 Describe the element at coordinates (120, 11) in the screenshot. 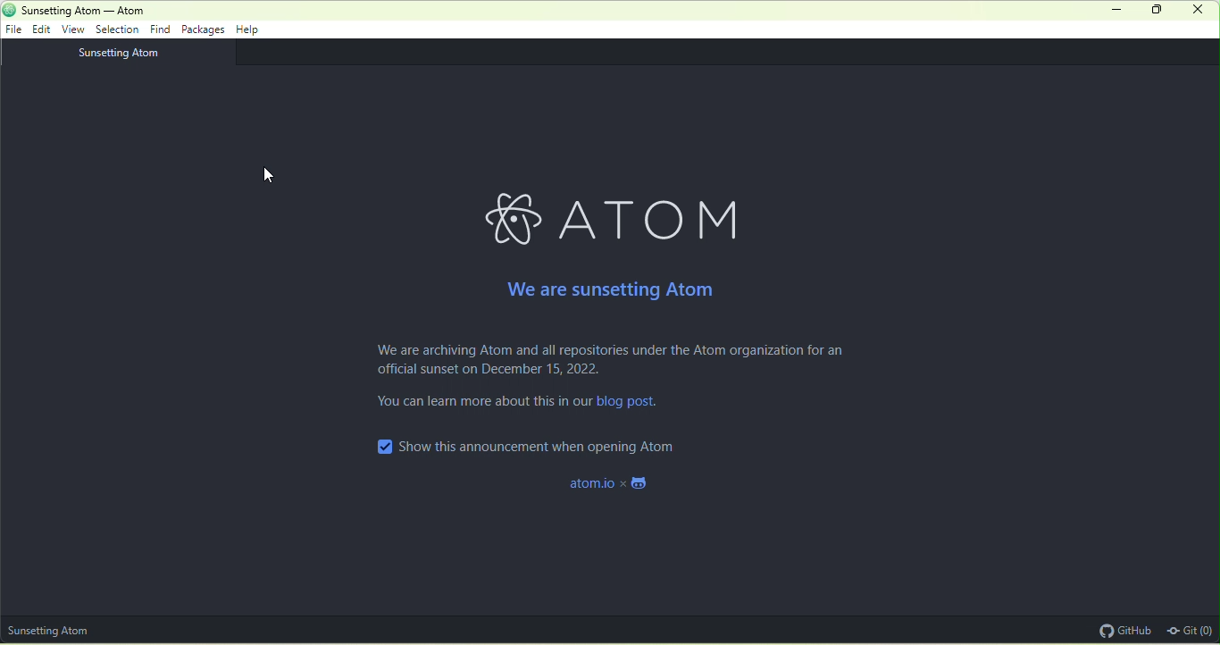

I see `sunsetting atom-atom` at that location.